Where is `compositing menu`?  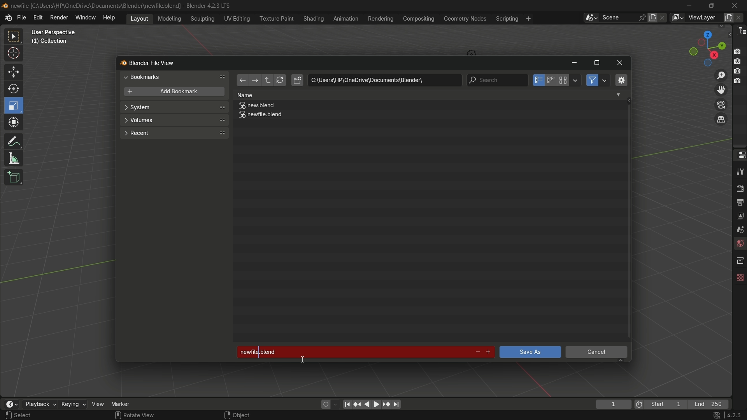
compositing menu is located at coordinates (419, 18).